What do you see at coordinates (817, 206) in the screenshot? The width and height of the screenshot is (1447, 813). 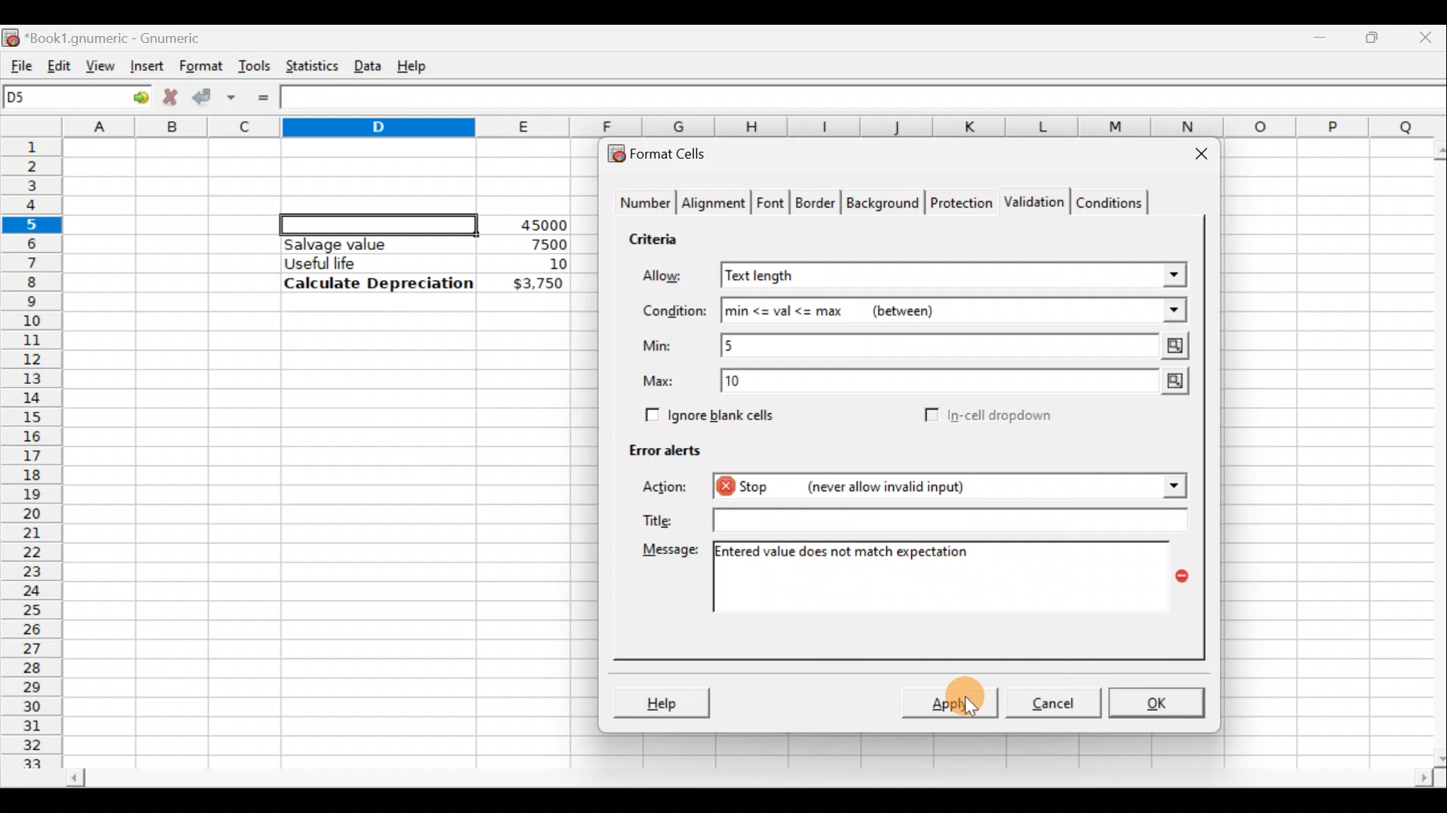 I see `Border` at bounding box center [817, 206].